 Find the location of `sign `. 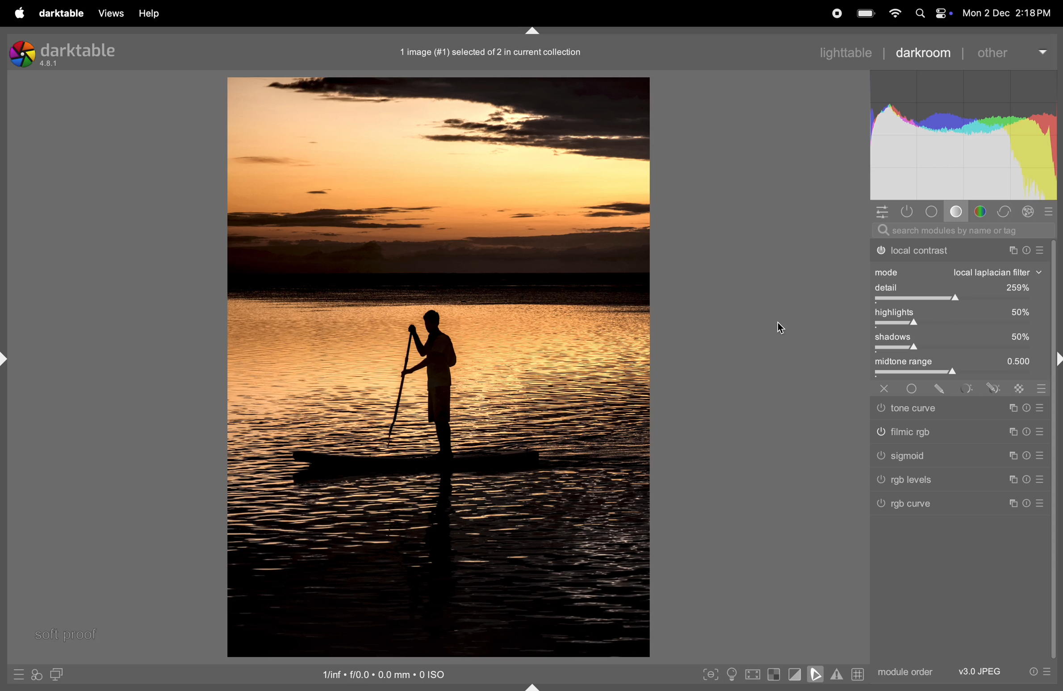

sign  is located at coordinates (1012, 503).